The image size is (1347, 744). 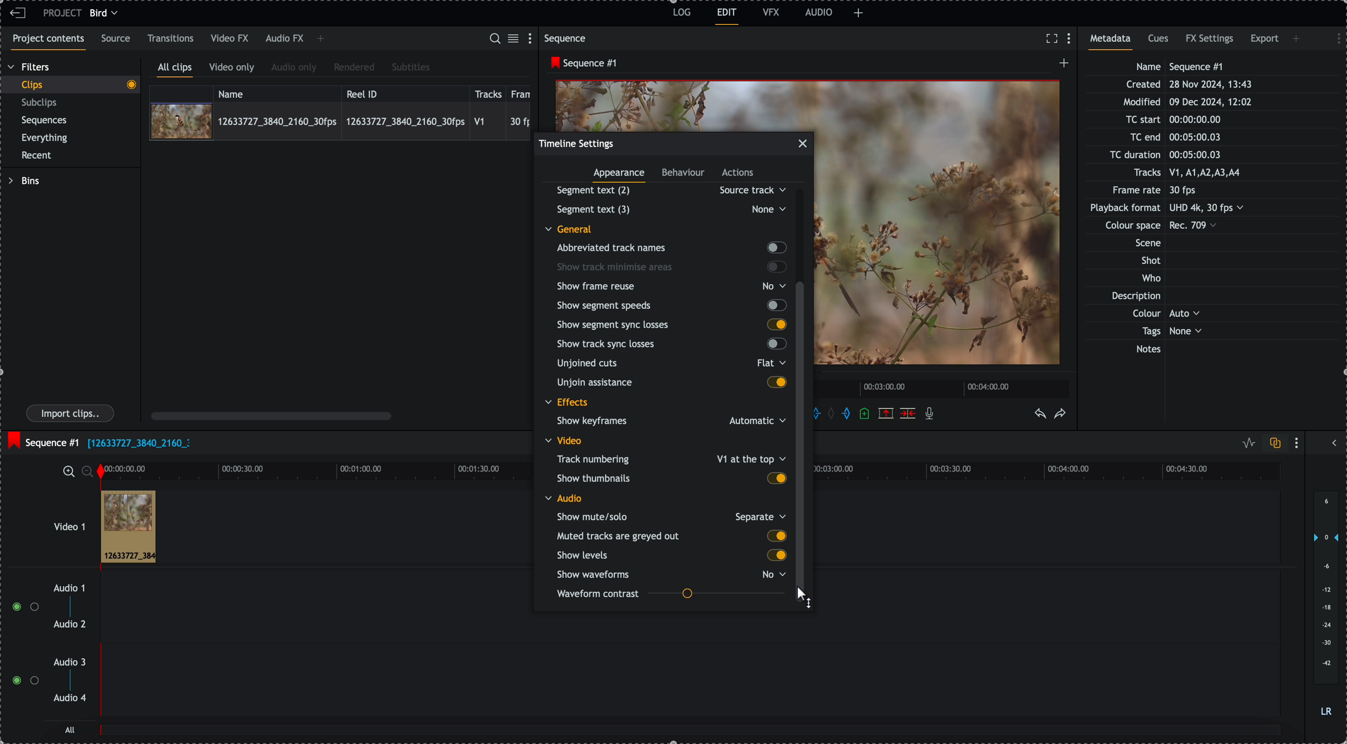 I want to click on filters, so click(x=30, y=67).